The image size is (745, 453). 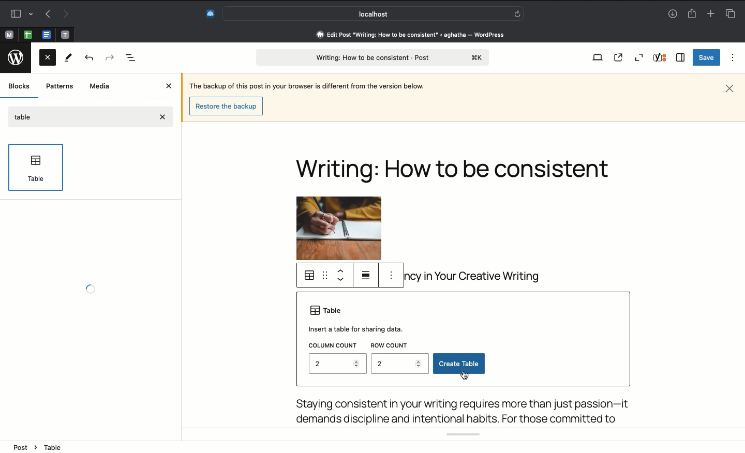 I want to click on Table, so click(x=310, y=276).